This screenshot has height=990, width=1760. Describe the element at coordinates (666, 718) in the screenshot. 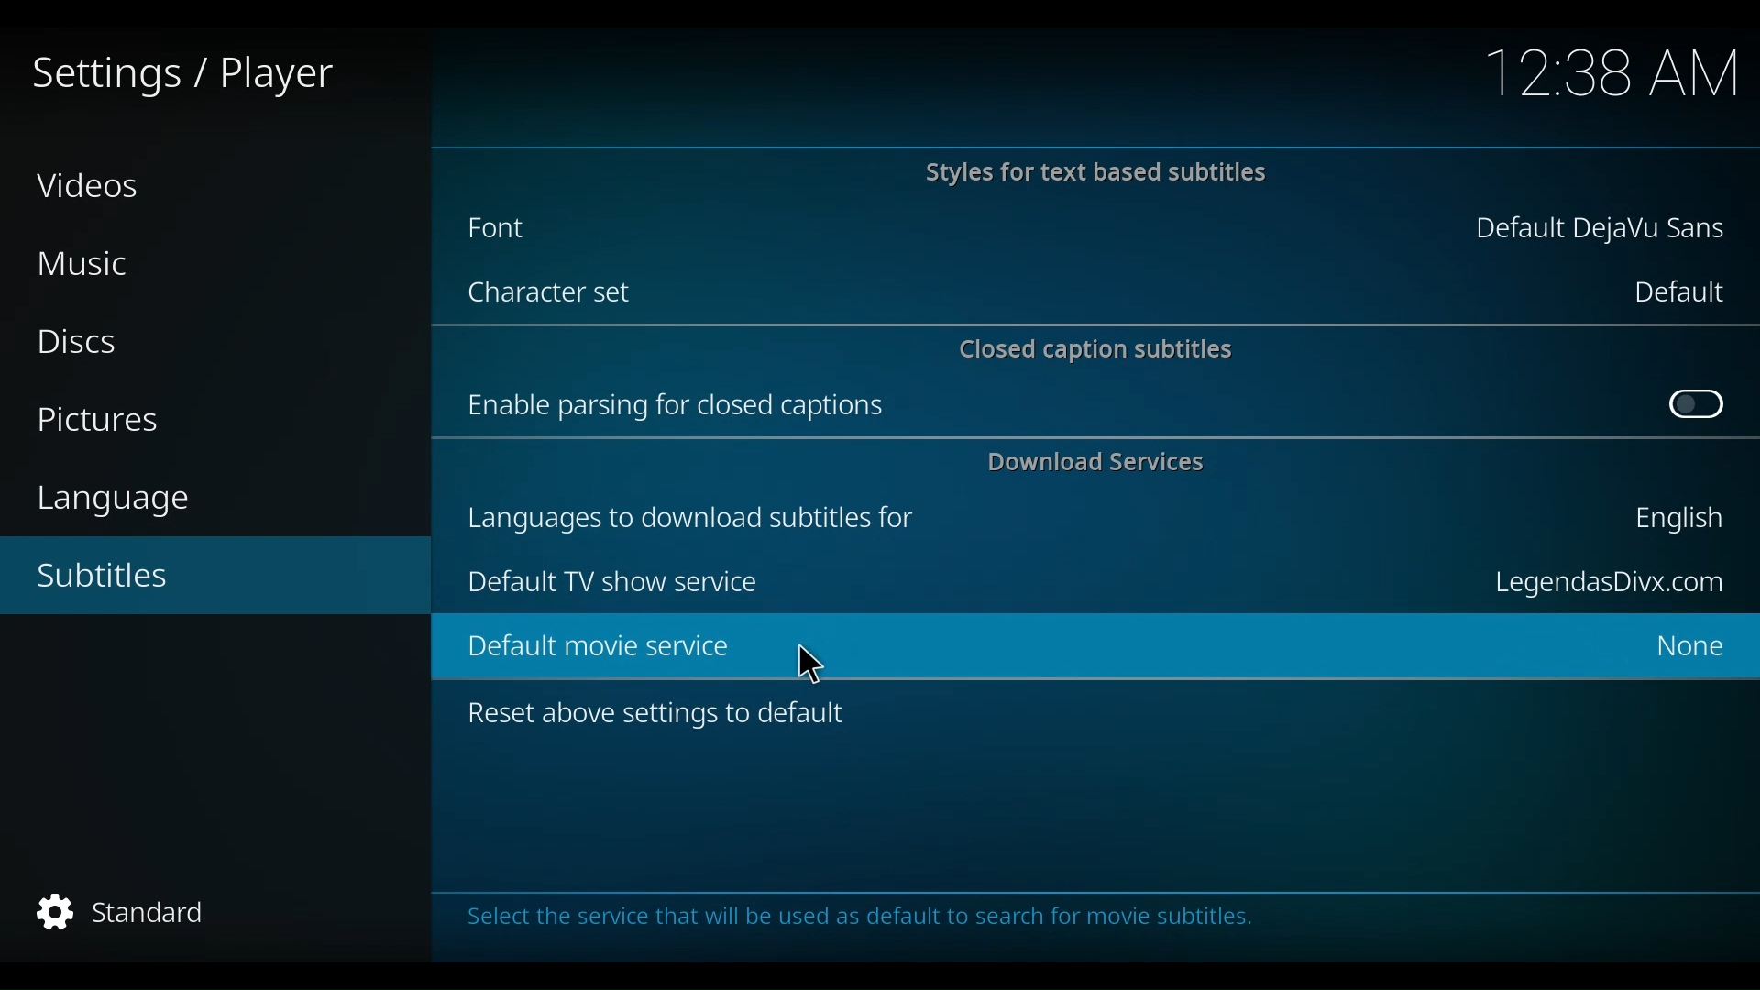

I see `Reset above settings to default` at that location.